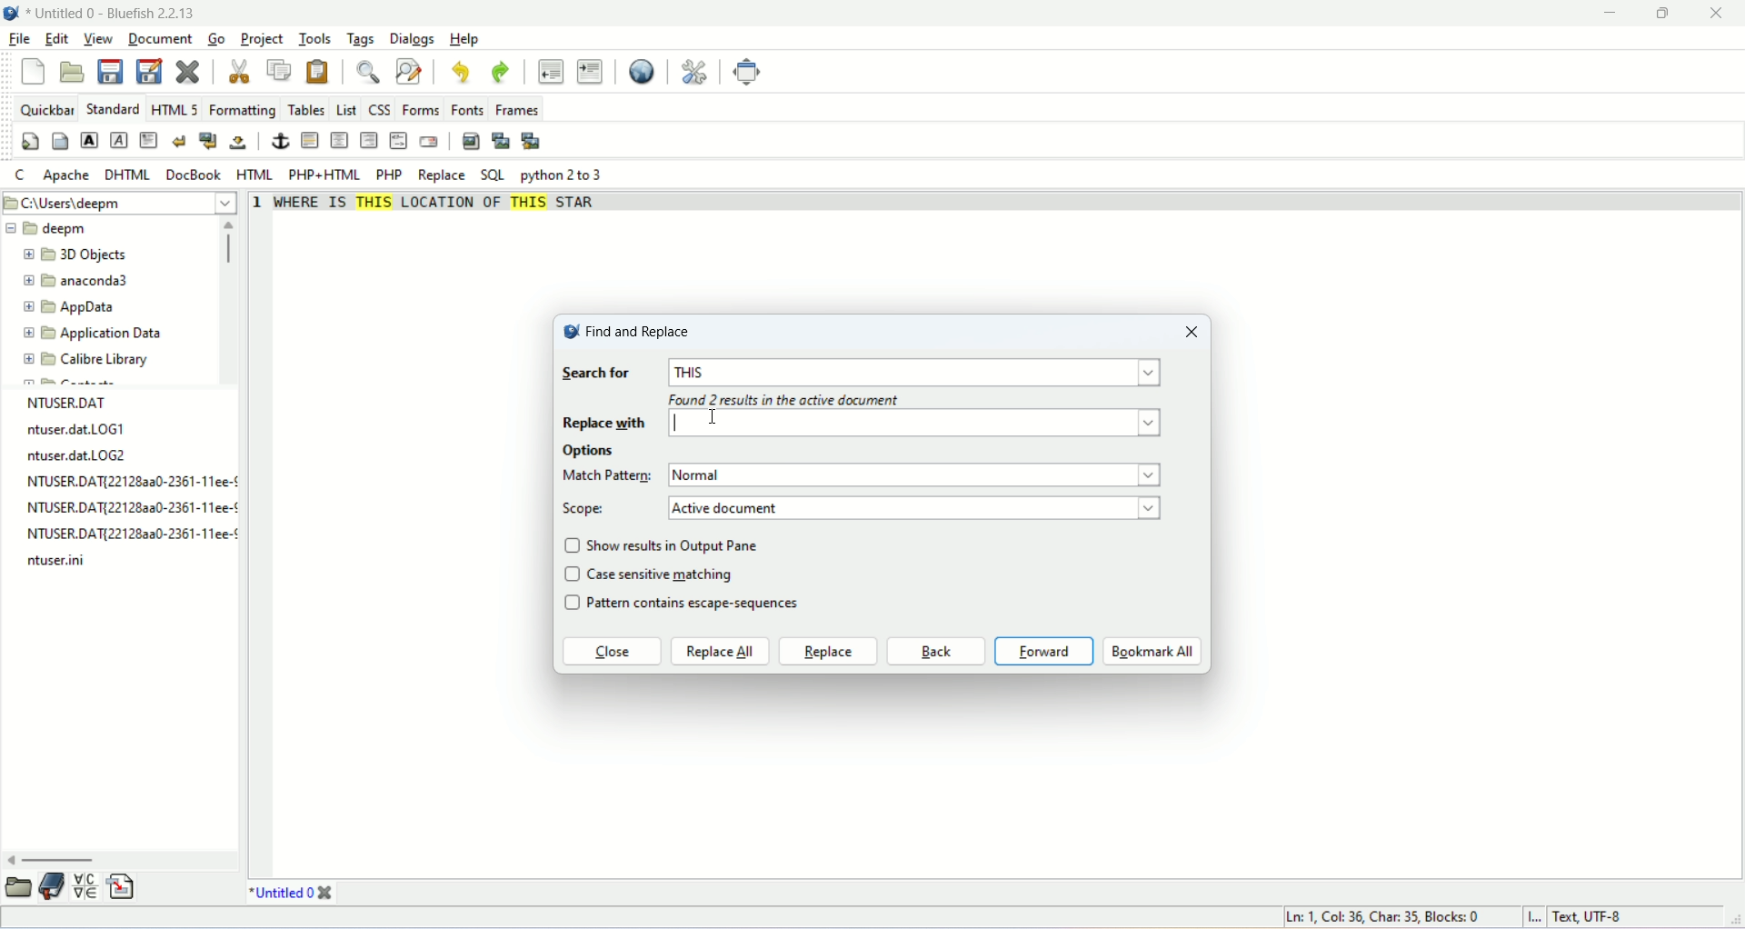 Image resolution: width=1745 pixels, height=929 pixels. Describe the element at coordinates (241, 111) in the screenshot. I see `formatting` at that location.